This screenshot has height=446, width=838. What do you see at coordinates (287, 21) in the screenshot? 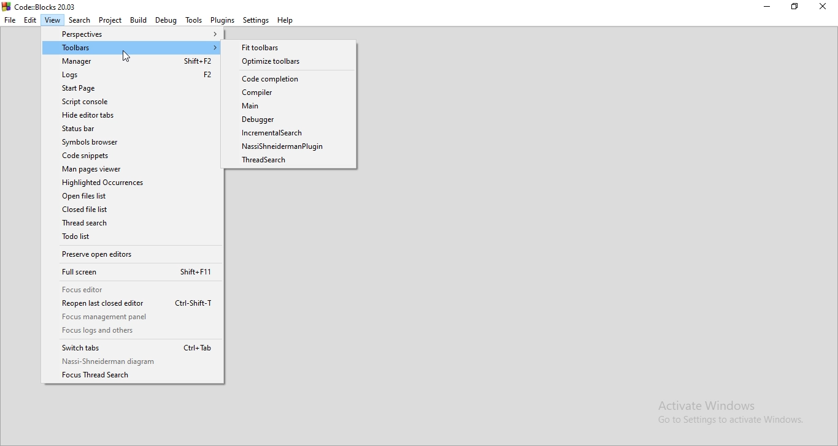
I see `Help` at bounding box center [287, 21].